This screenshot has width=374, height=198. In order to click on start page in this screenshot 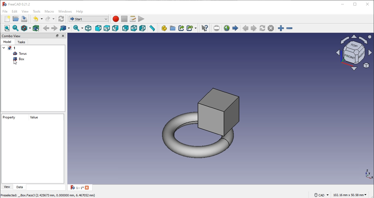, I will do `click(235, 28)`.